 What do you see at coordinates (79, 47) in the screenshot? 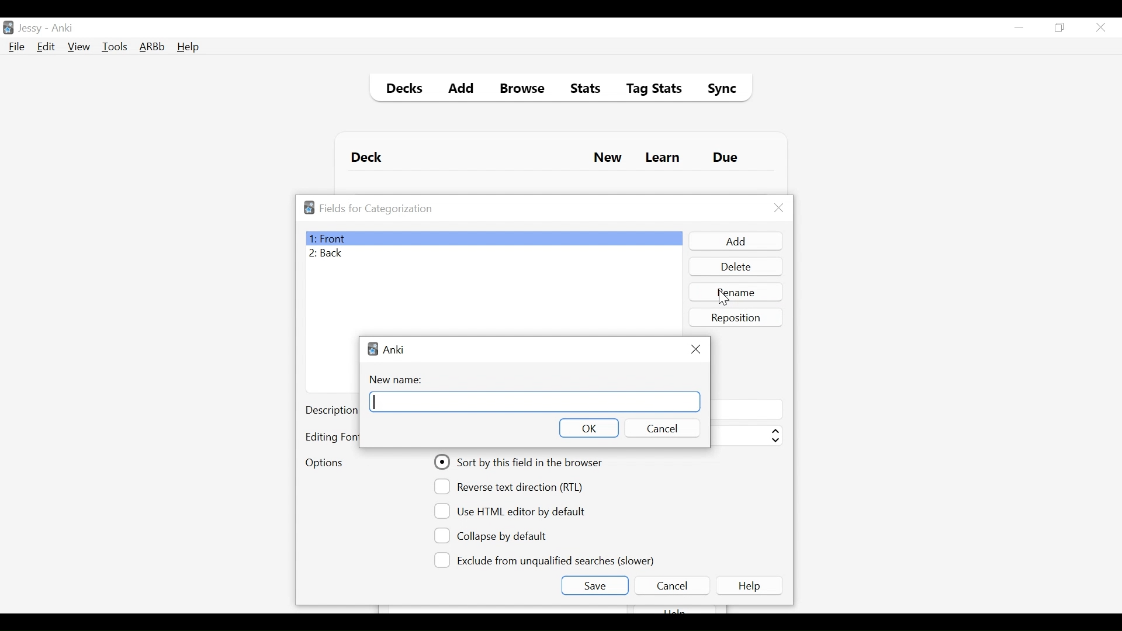
I see `View` at bounding box center [79, 47].